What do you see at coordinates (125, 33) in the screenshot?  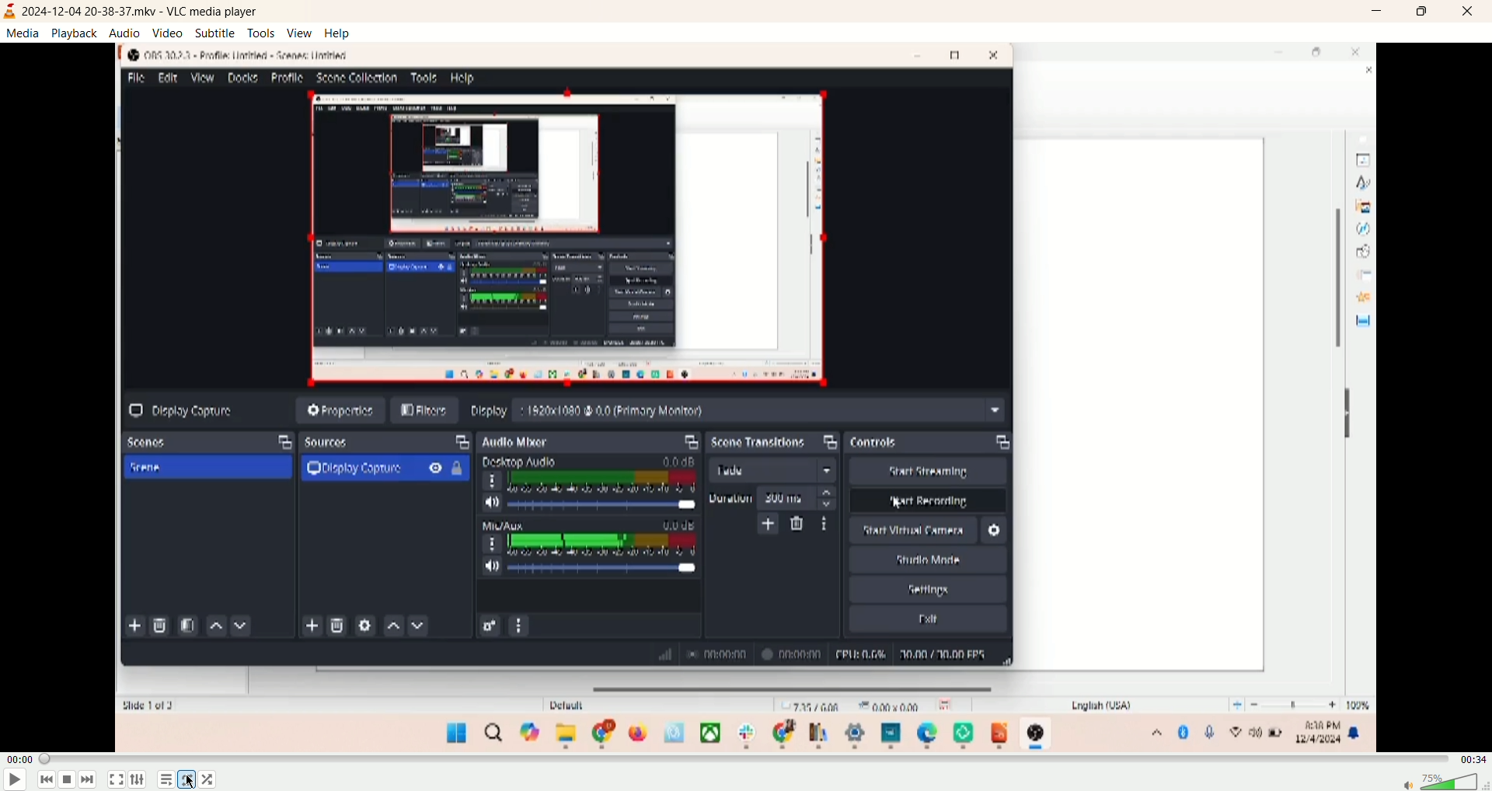 I see `audio` at bounding box center [125, 33].